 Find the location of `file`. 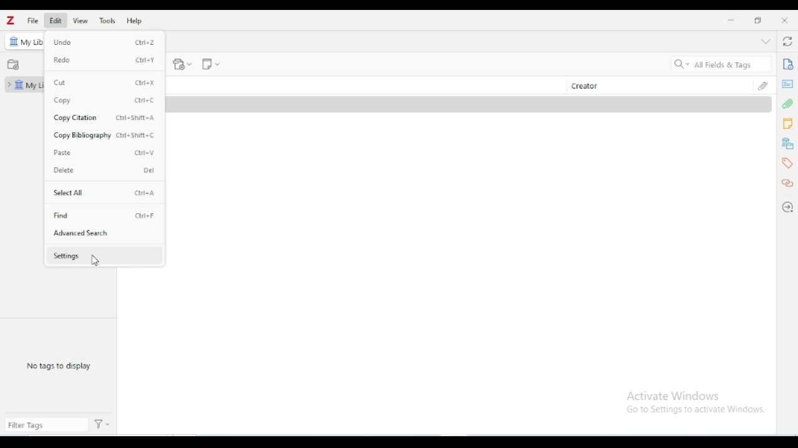

file is located at coordinates (32, 21).